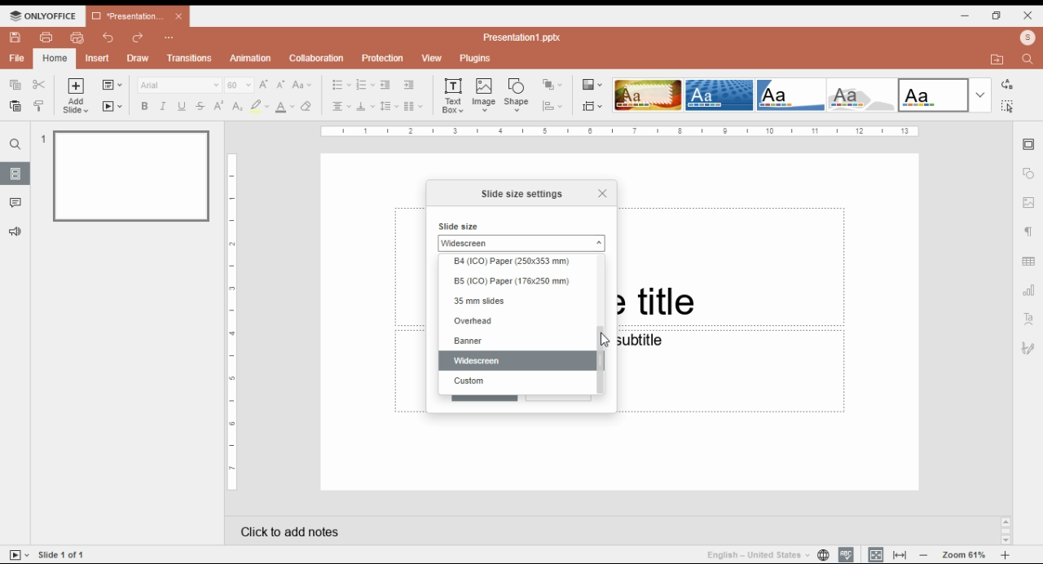 Image resolution: width=1043 pixels, height=564 pixels. Describe the element at coordinates (15, 203) in the screenshot. I see `comments` at that location.